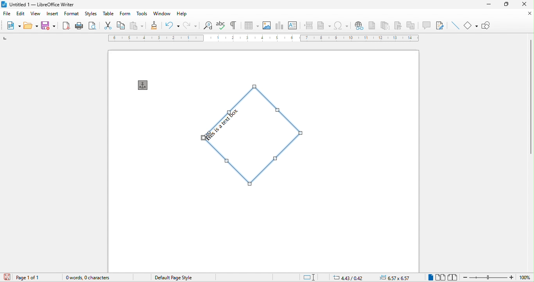 The height and width of the screenshot is (282, 534). Describe the element at coordinates (162, 14) in the screenshot. I see `window` at that location.